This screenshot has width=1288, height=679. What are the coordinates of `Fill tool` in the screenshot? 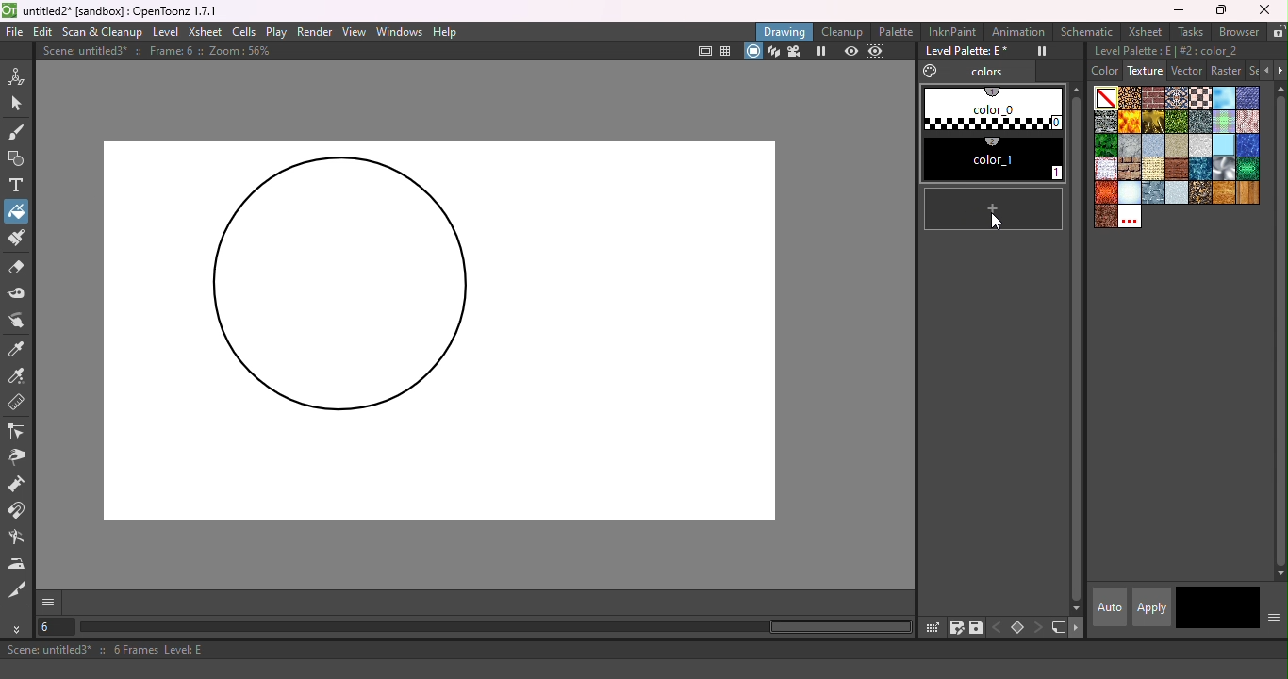 It's located at (16, 214).